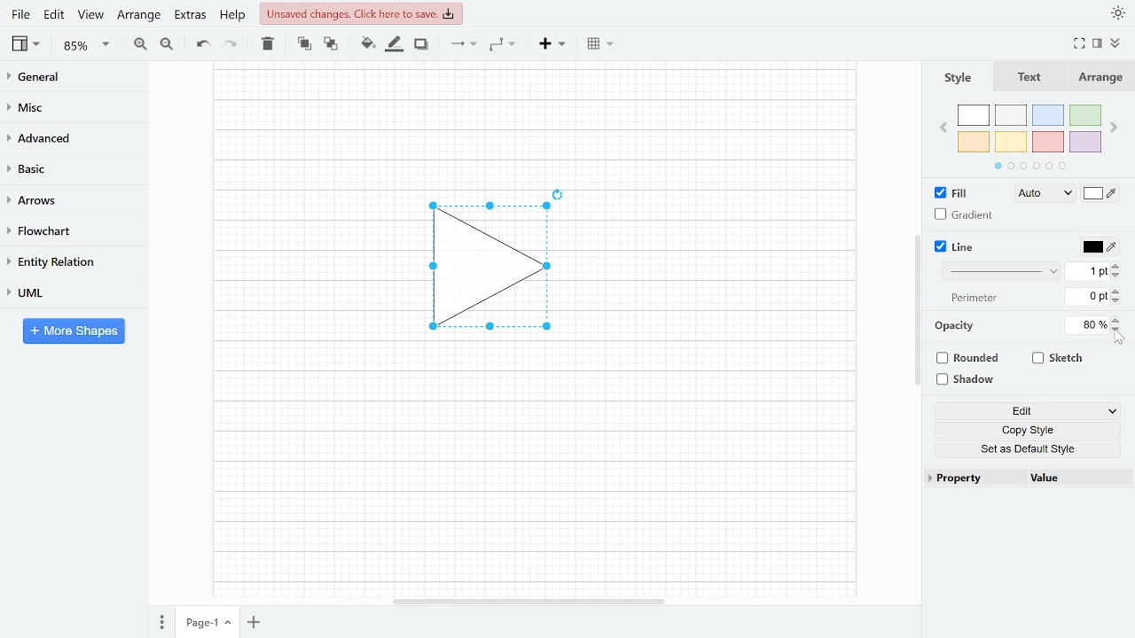 The height and width of the screenshot is (638, 1135). I want to click on vertical scrollbar, so click(917, 310).